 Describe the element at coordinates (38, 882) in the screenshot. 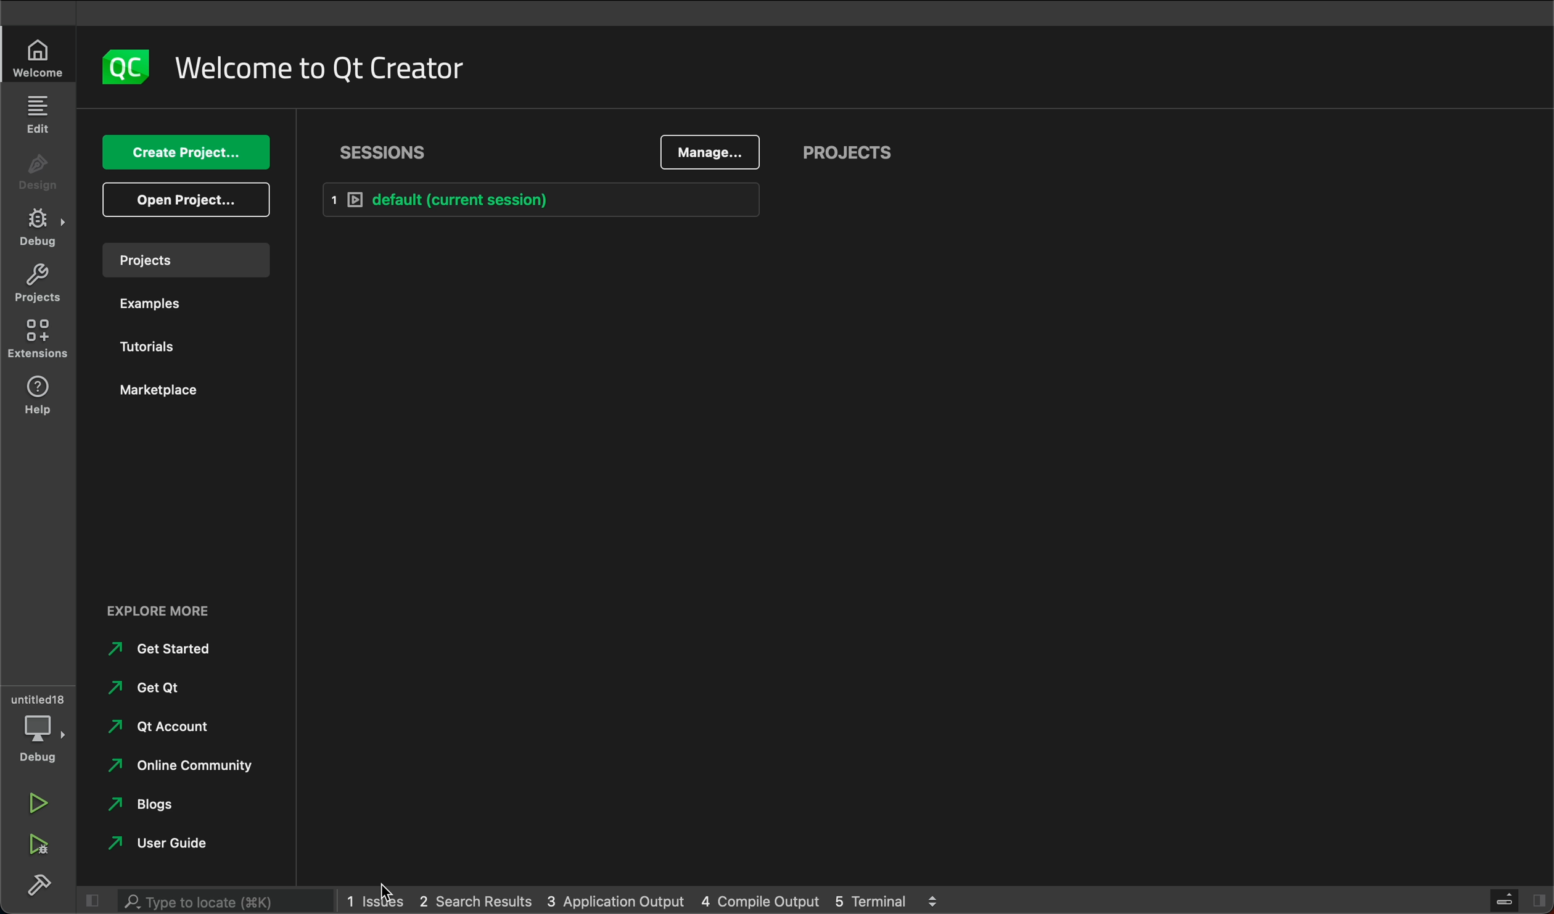

I see `build` at that location.